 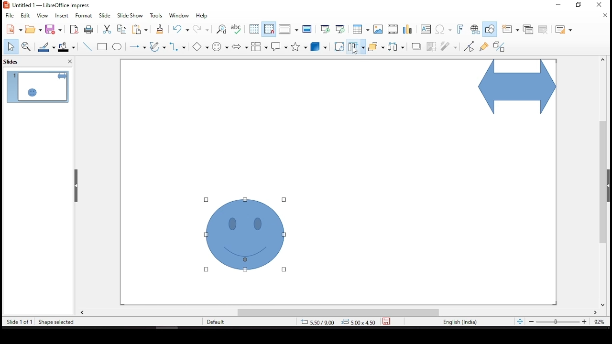 I want to click on zoom slider, so click(x=557, y=322).